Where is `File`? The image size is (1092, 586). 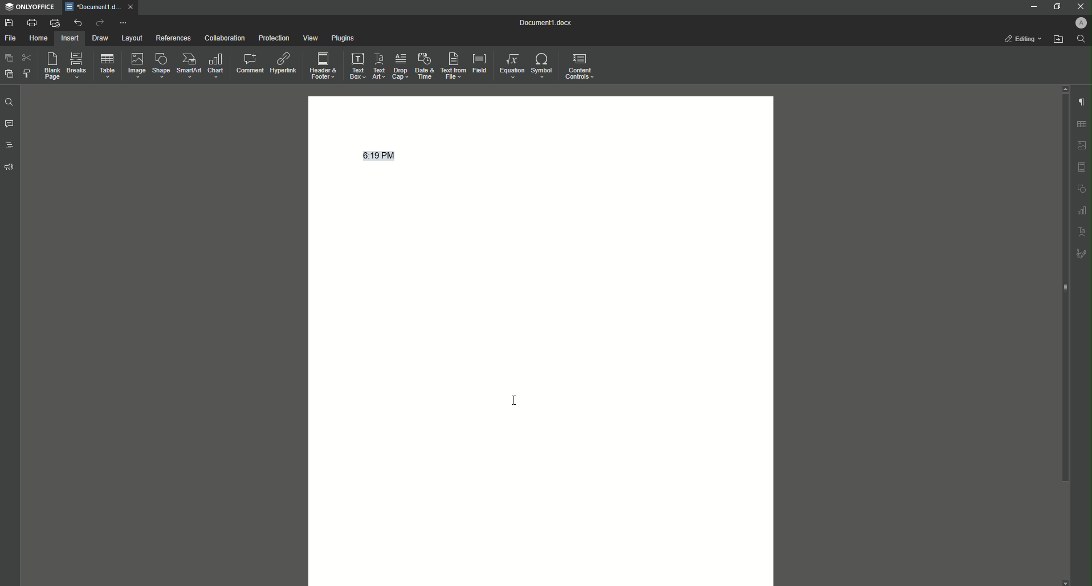 File is located at coordinates (12, 38).